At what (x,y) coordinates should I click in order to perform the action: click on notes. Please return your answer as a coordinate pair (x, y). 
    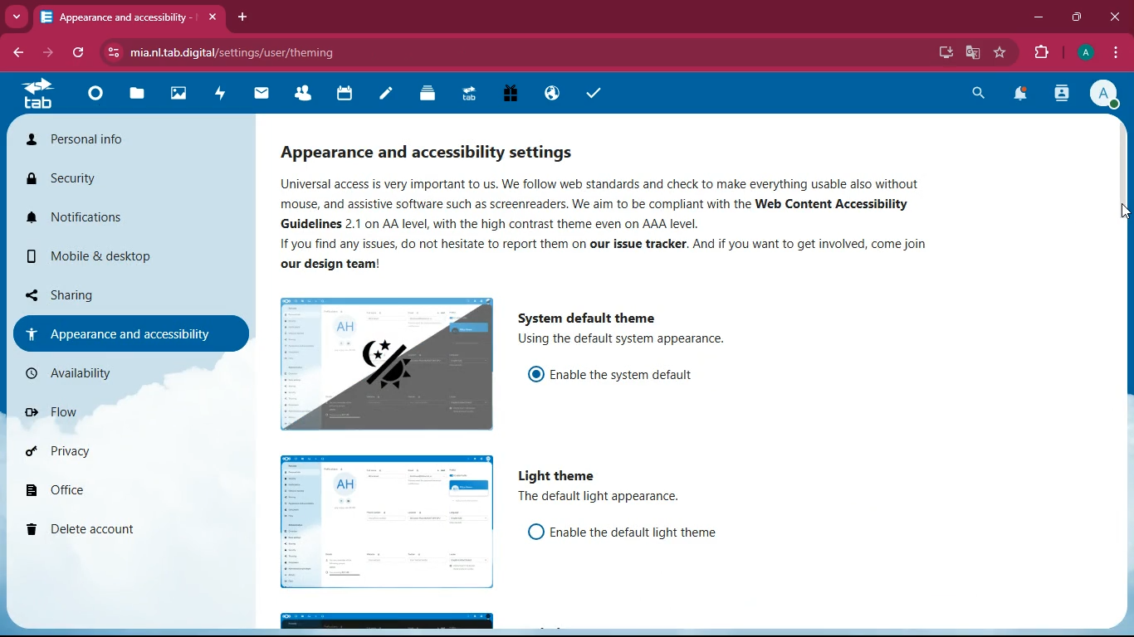
    Looking at the image, I should click on (390, 94).